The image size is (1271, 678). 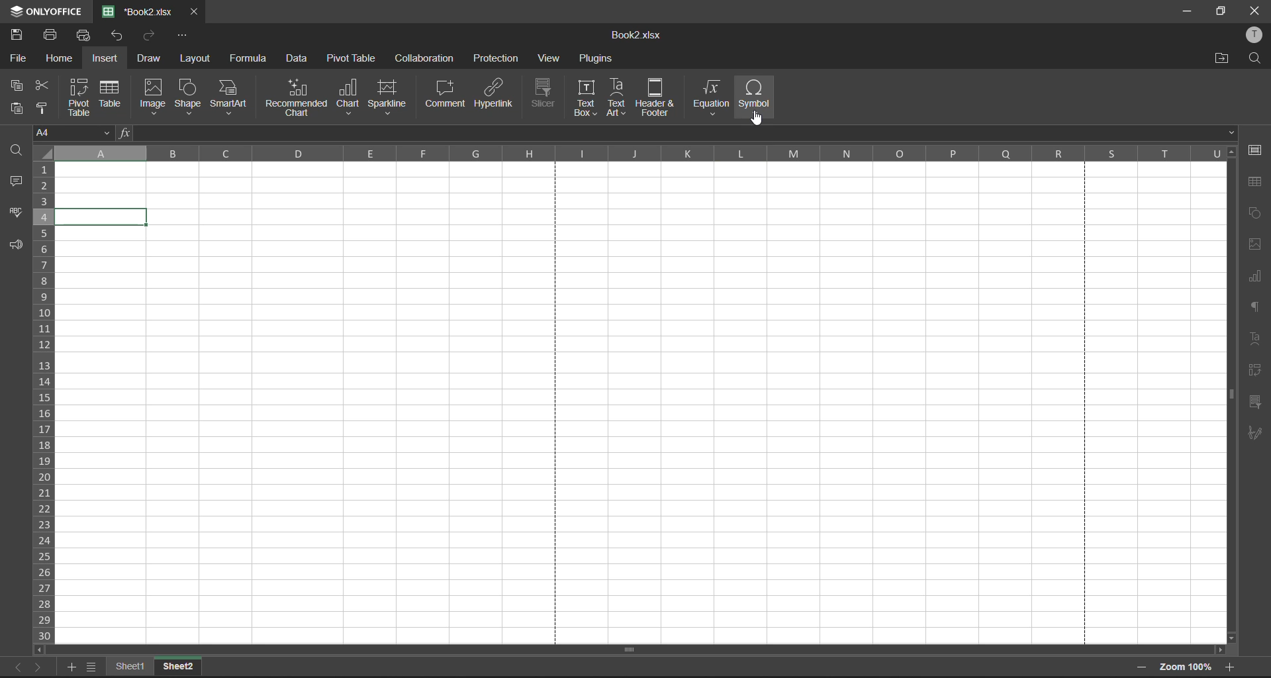 I want to click on plugins, so click(x=594, y=59).